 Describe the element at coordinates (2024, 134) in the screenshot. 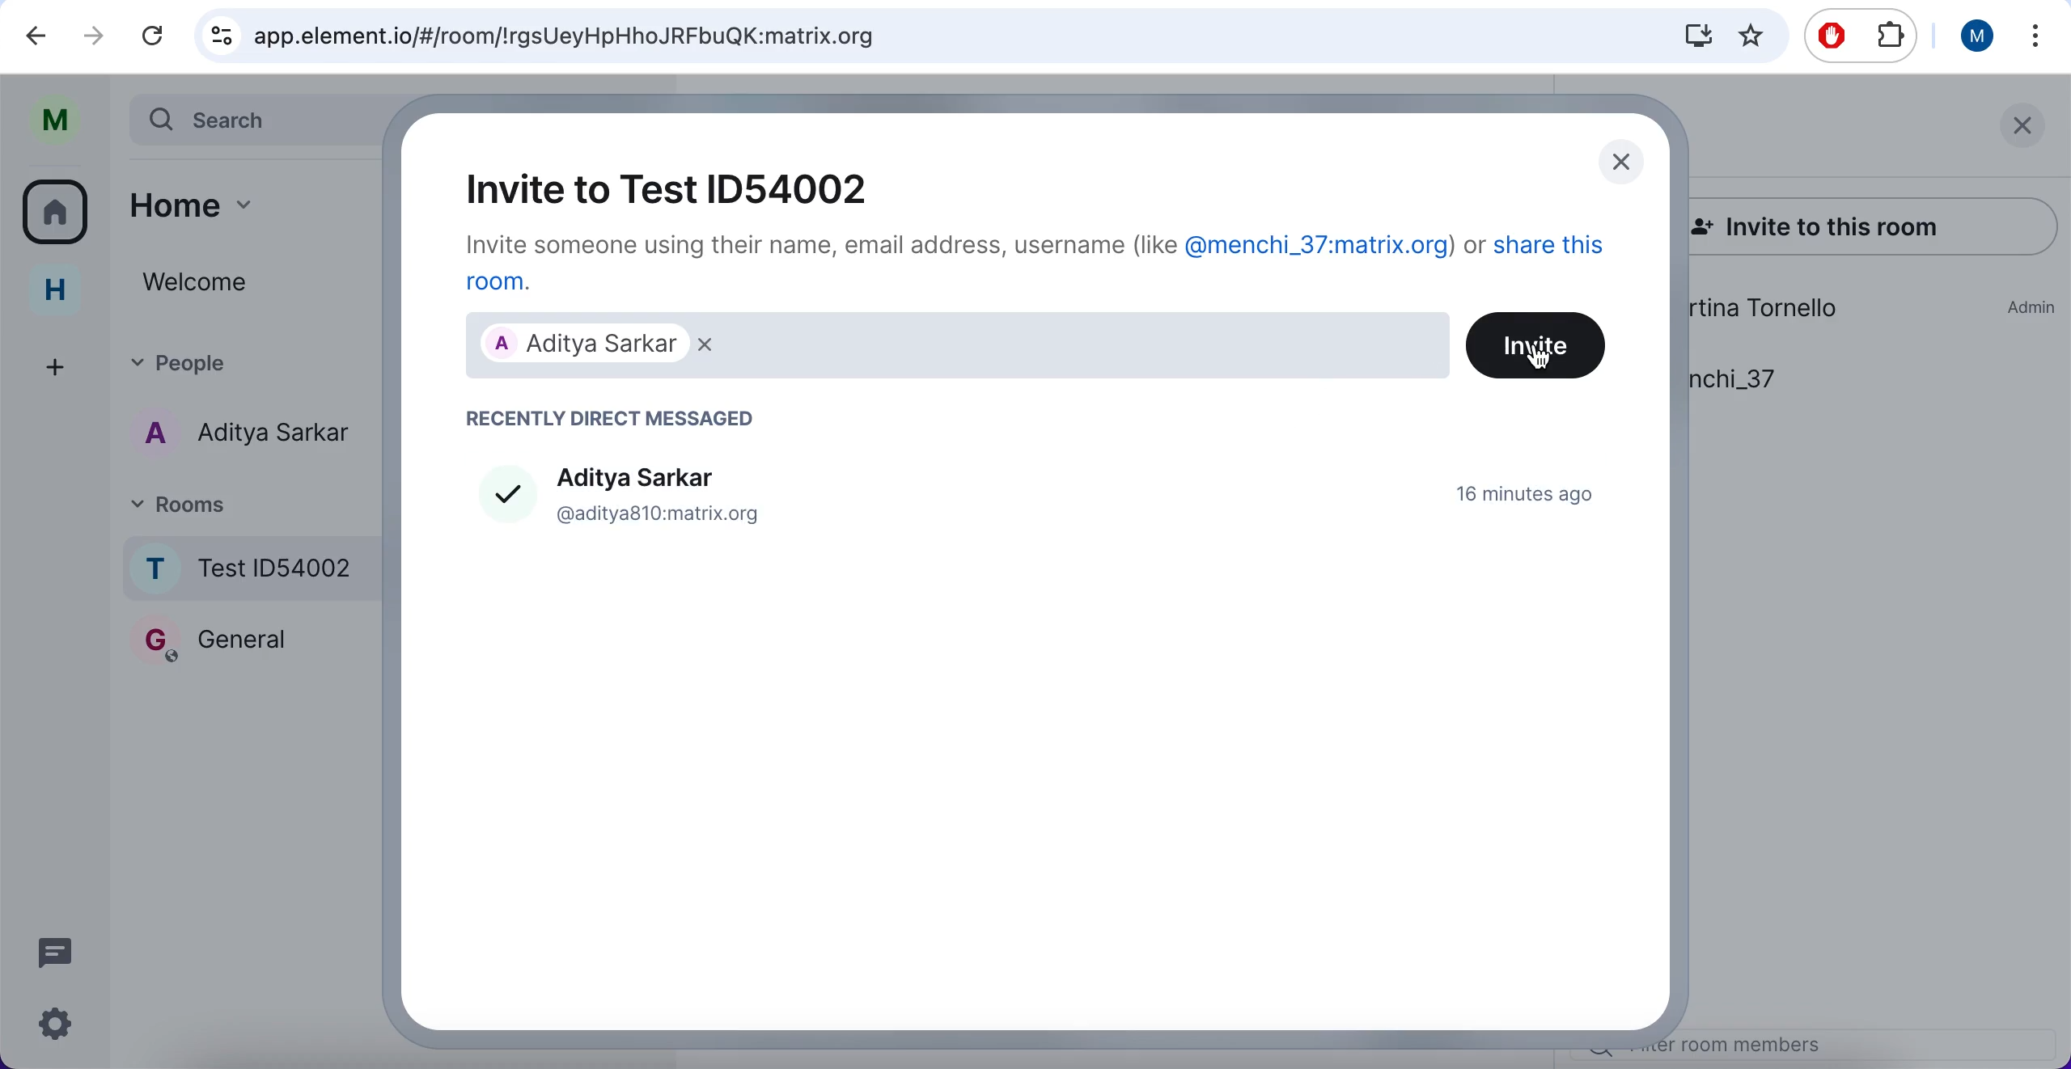

I see `close` at that location.